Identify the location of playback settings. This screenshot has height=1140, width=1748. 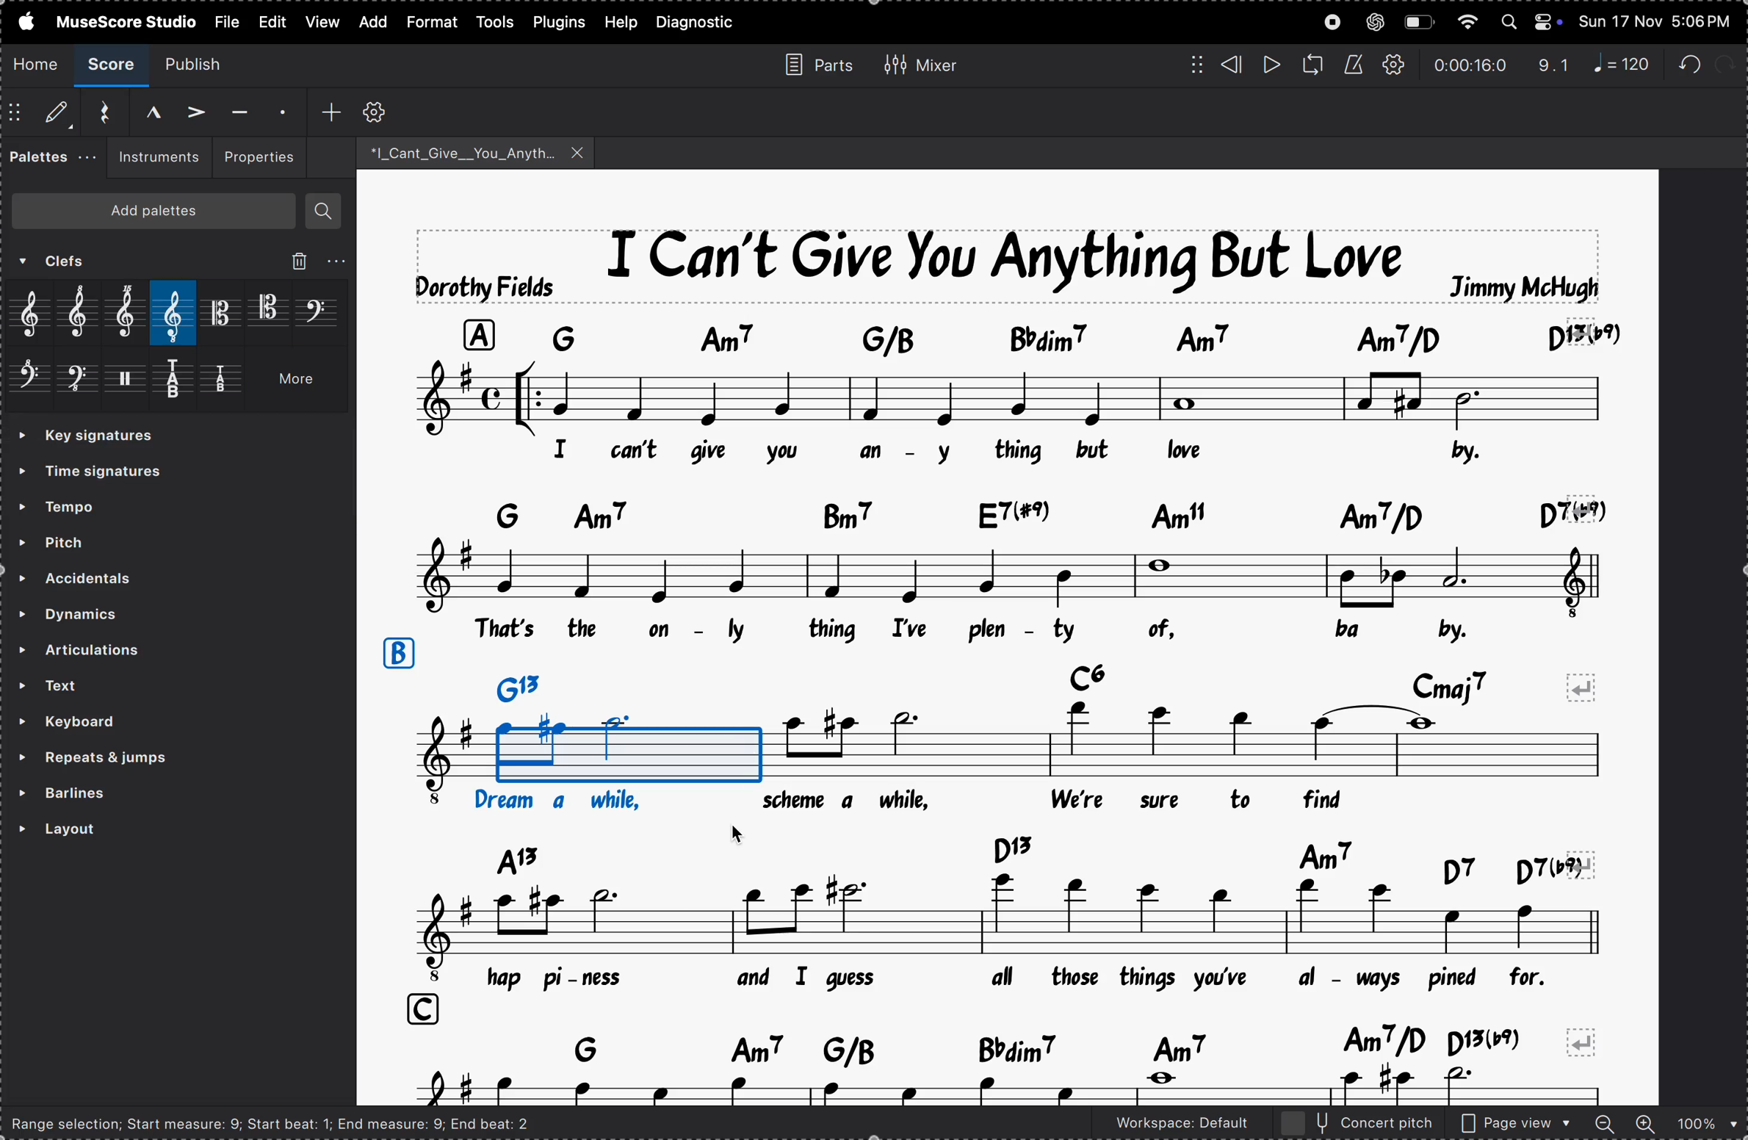
(1395, 65).